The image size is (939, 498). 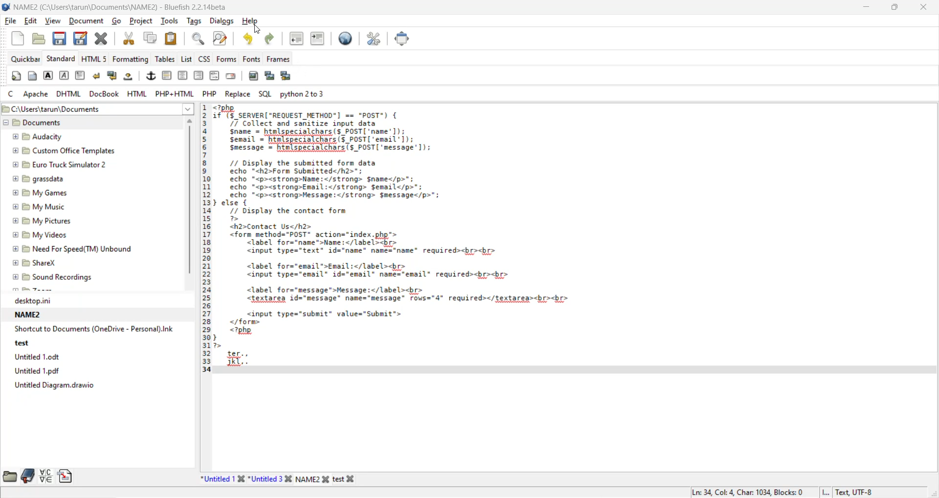 I want to click on NAME2, so click(x=312, y=478).